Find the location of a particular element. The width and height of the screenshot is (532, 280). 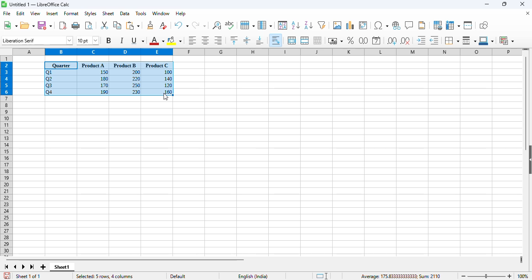

cursor is located at coordinates (165, 97).